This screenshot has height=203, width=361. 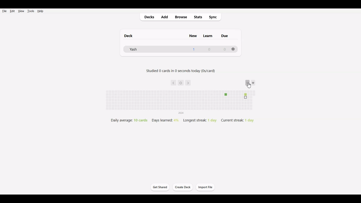 I want to click on Go back, so click(x=173, y=83).